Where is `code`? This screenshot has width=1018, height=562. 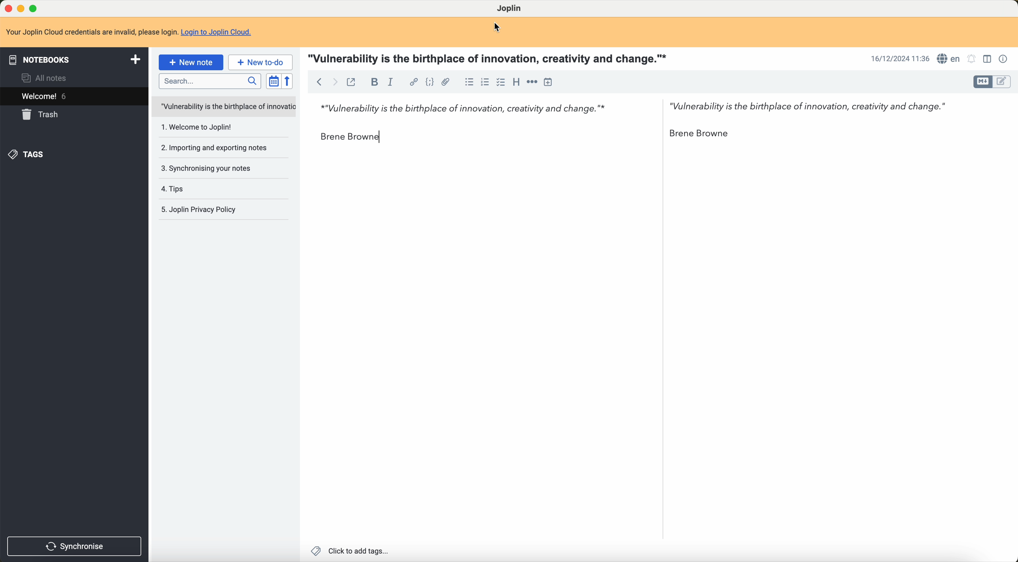
code is located at coordinates (428, 81).